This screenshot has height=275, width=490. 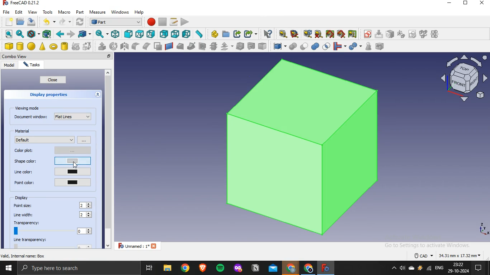 I want to click on save file, so click(x=32, y=22).